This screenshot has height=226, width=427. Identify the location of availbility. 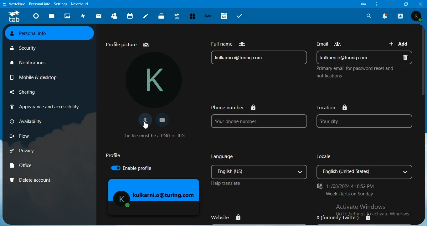
(26, 120).